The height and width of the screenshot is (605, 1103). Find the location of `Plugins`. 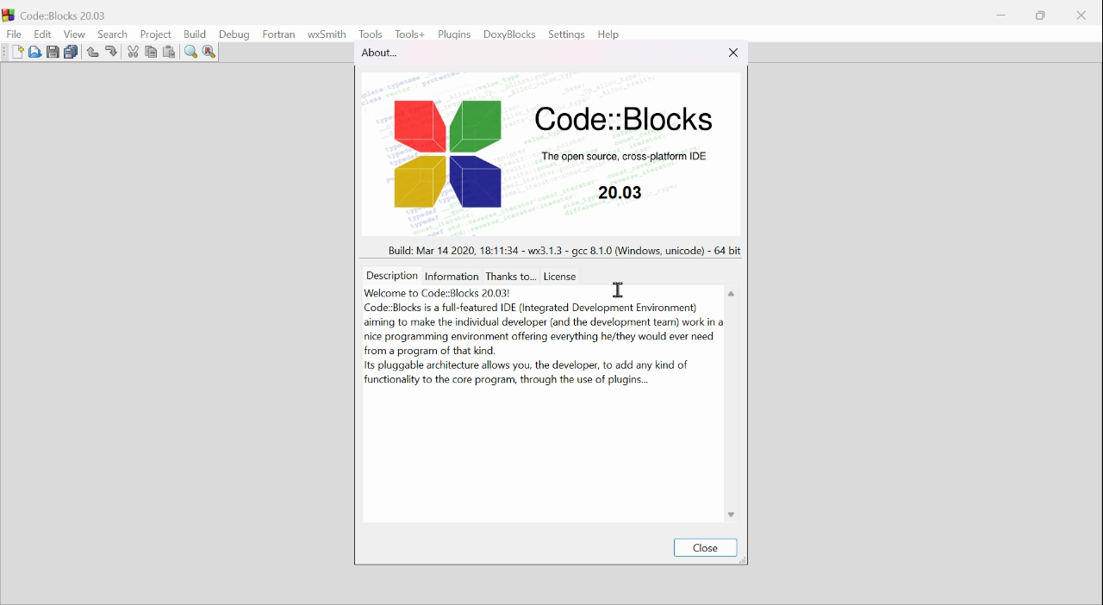

Plugins is located at coordinates (457, 35).